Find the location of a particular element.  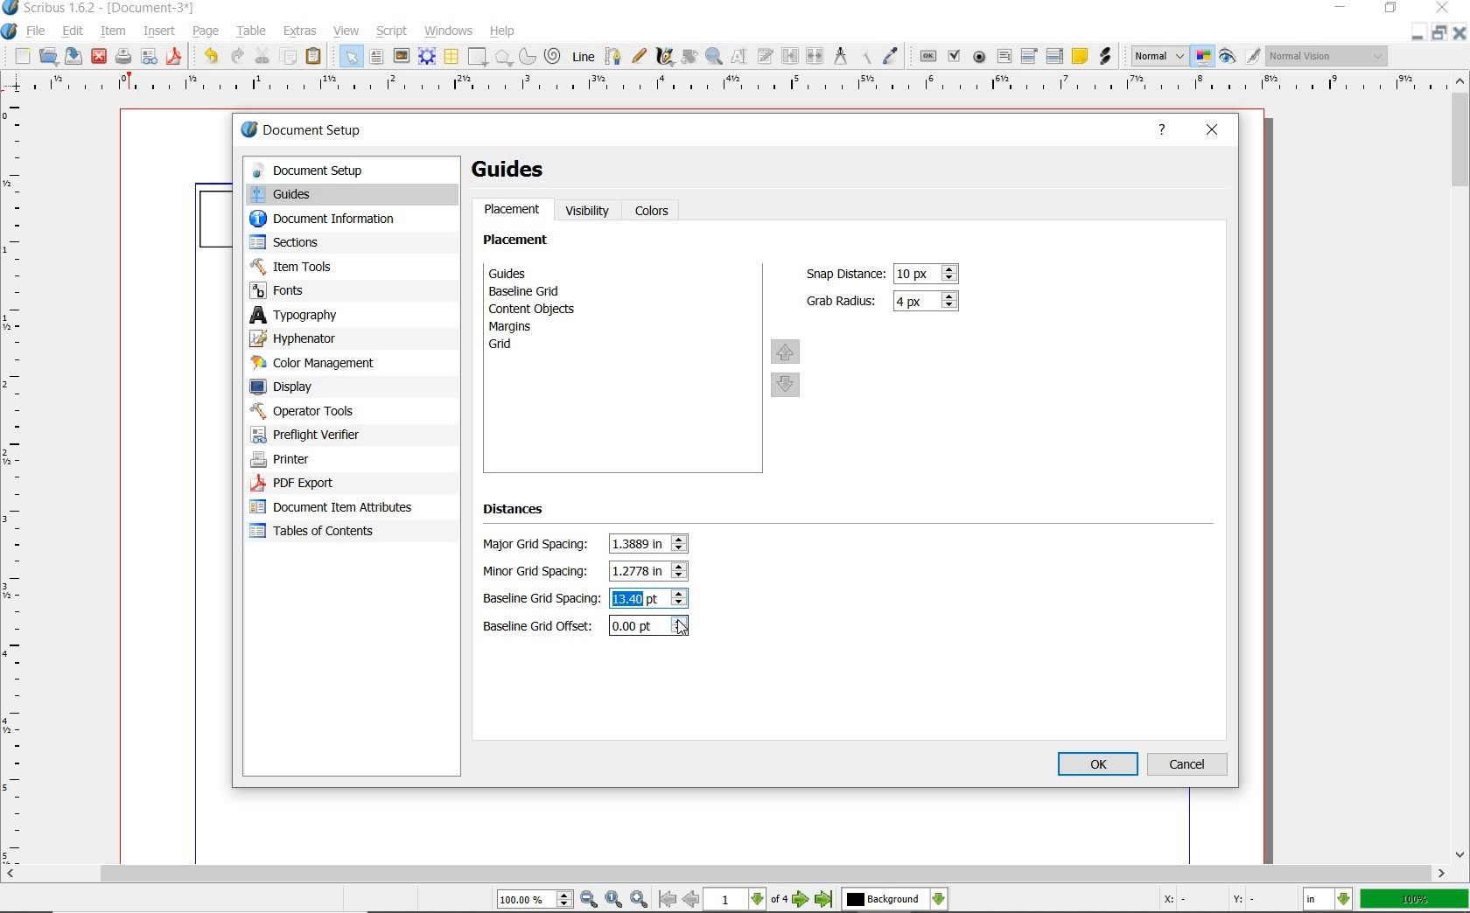

ruler is located at coordinates (728, 87).